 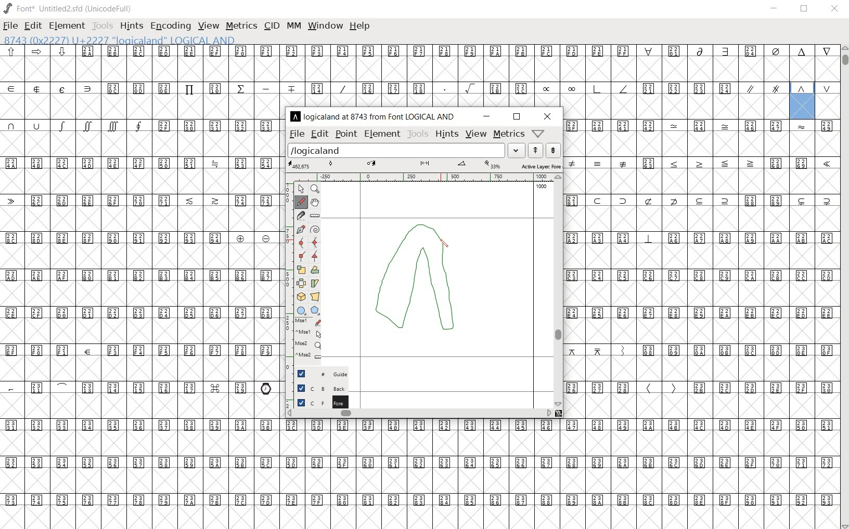 What do you see at coordinates (325, 25) in the screenshot?
I see `window` at bounding box center [325, 25].